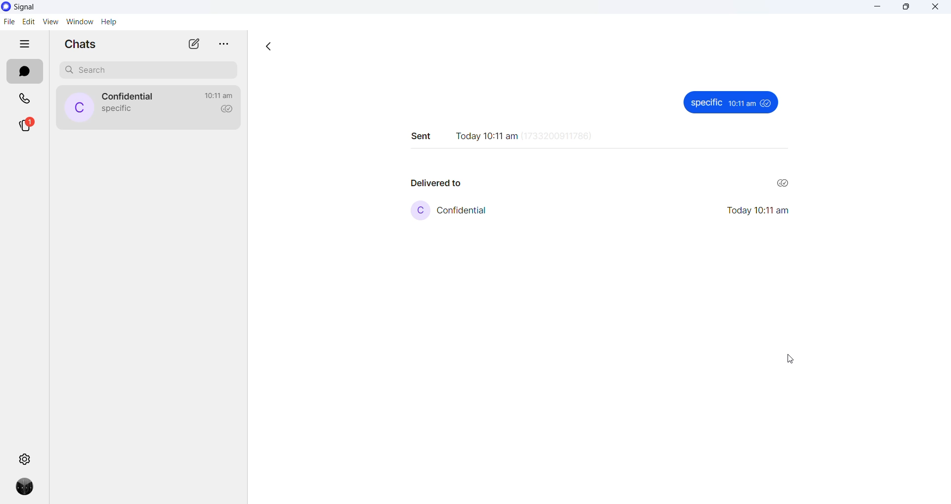 This screenshot has width=951, height=504. What do you see at coordinates (23, 99) in the screenshot?
I see `calls` at bounding box center [23, 99].